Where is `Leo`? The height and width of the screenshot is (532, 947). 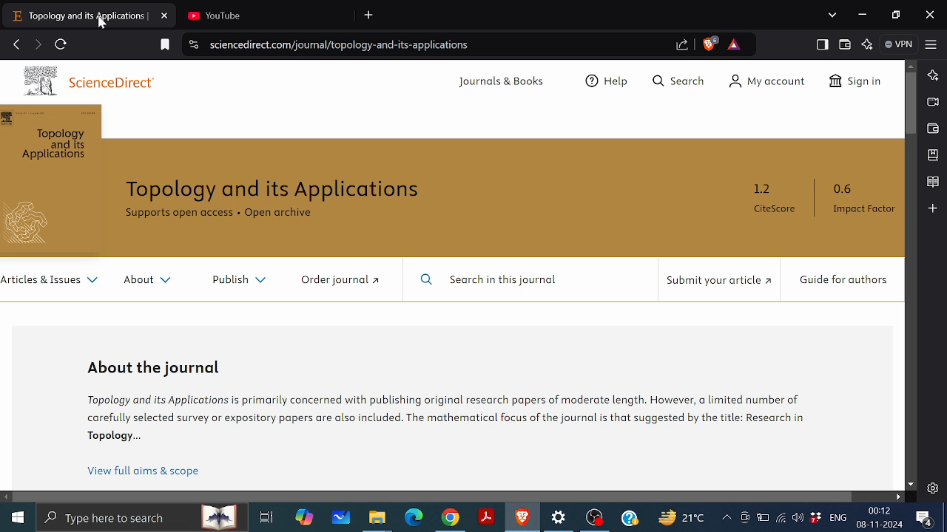 Leo is located at coordinates (934, 74).